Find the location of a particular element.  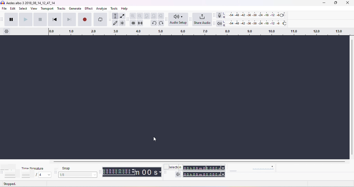

recording level is located at coordinates (256, 15).